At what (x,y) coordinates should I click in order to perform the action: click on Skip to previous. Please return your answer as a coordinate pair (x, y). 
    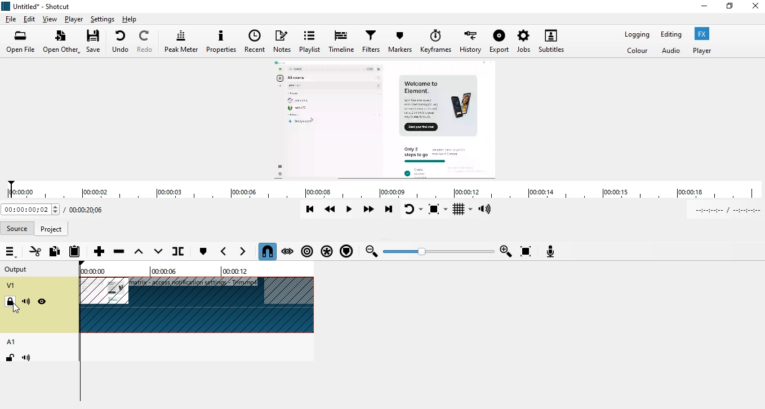
    Looking at the image, I should click on (309, 208).